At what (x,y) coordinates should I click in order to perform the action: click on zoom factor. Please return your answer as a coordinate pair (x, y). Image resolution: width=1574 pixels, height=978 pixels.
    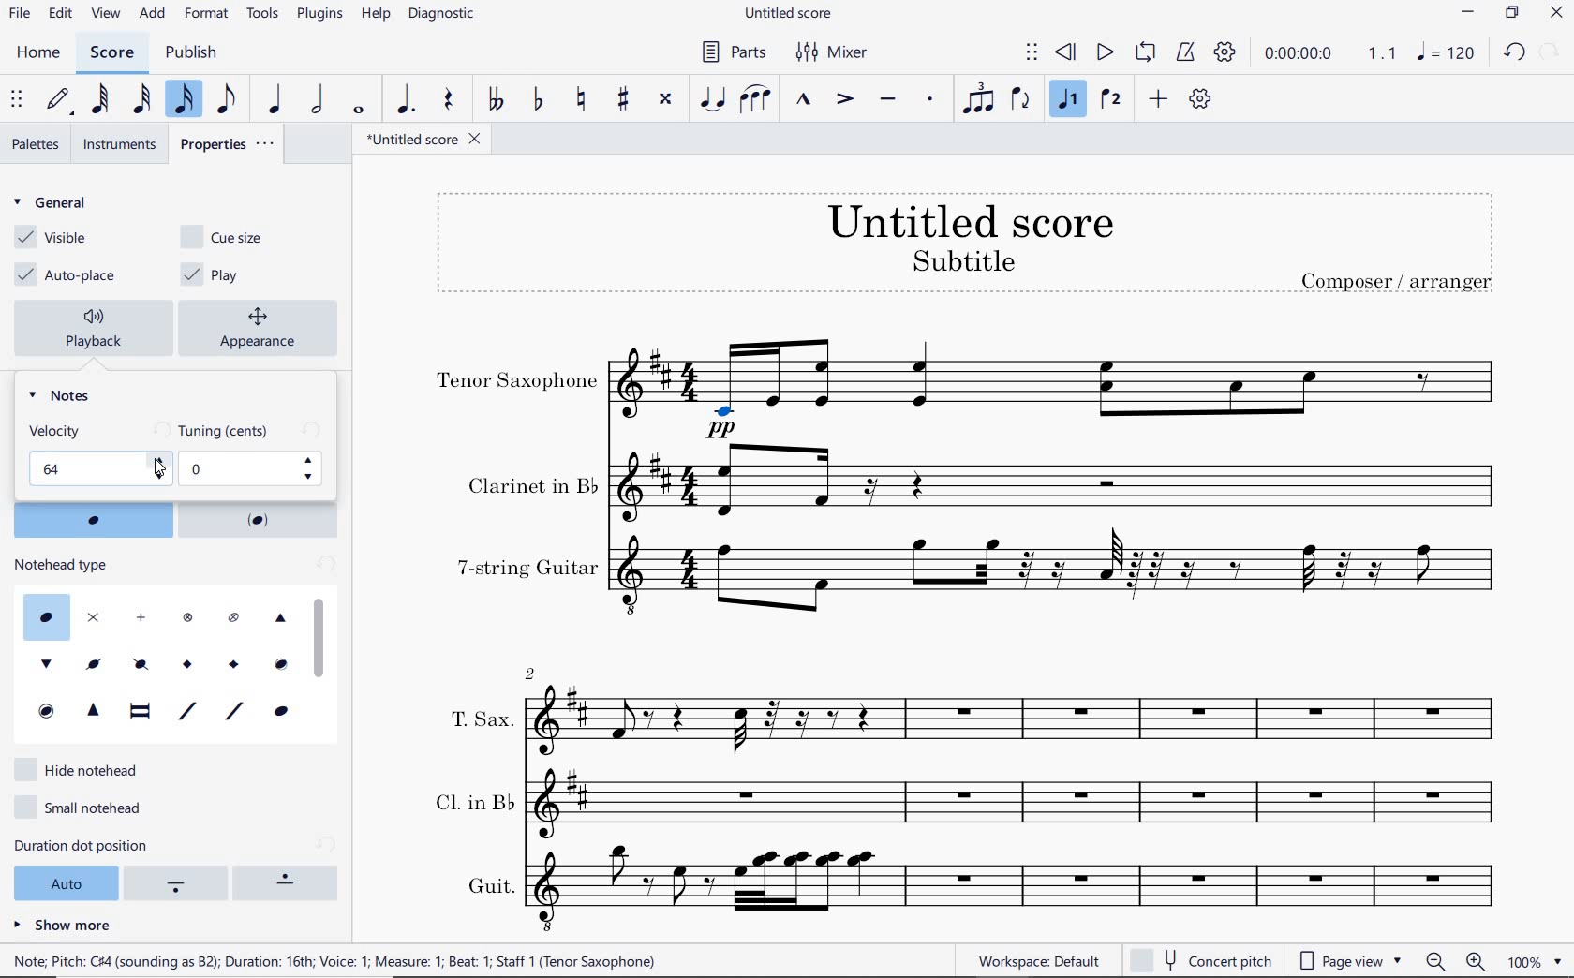
    Looking at the image, I should click on (1534, 961).